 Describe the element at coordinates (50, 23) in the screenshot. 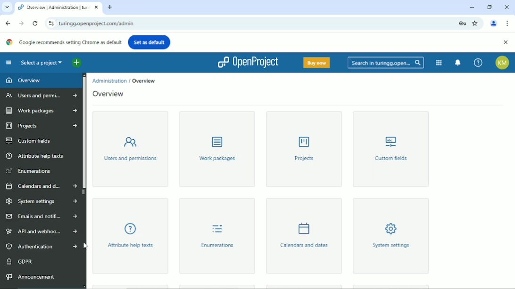

I see `View site information` at that location.